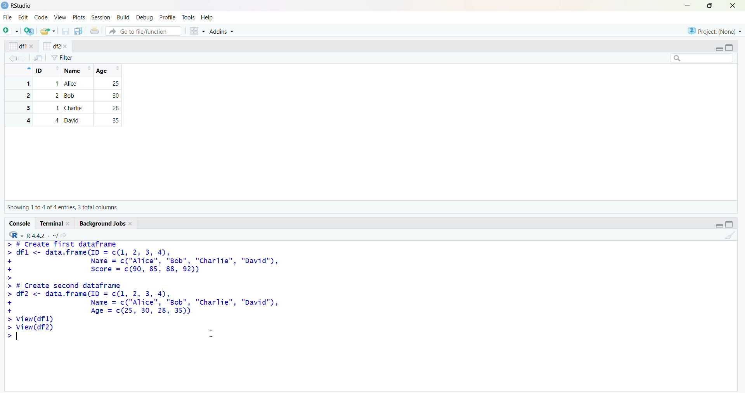  I want to click on cursor, so click(211, 333).